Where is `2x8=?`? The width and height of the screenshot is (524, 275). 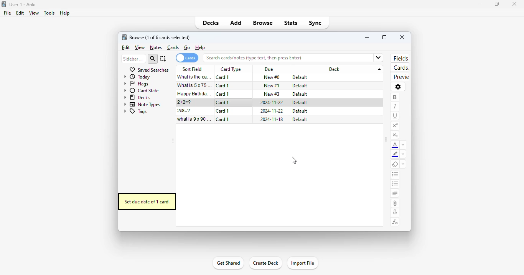
2x8=? is located at coordinates (185, 111).